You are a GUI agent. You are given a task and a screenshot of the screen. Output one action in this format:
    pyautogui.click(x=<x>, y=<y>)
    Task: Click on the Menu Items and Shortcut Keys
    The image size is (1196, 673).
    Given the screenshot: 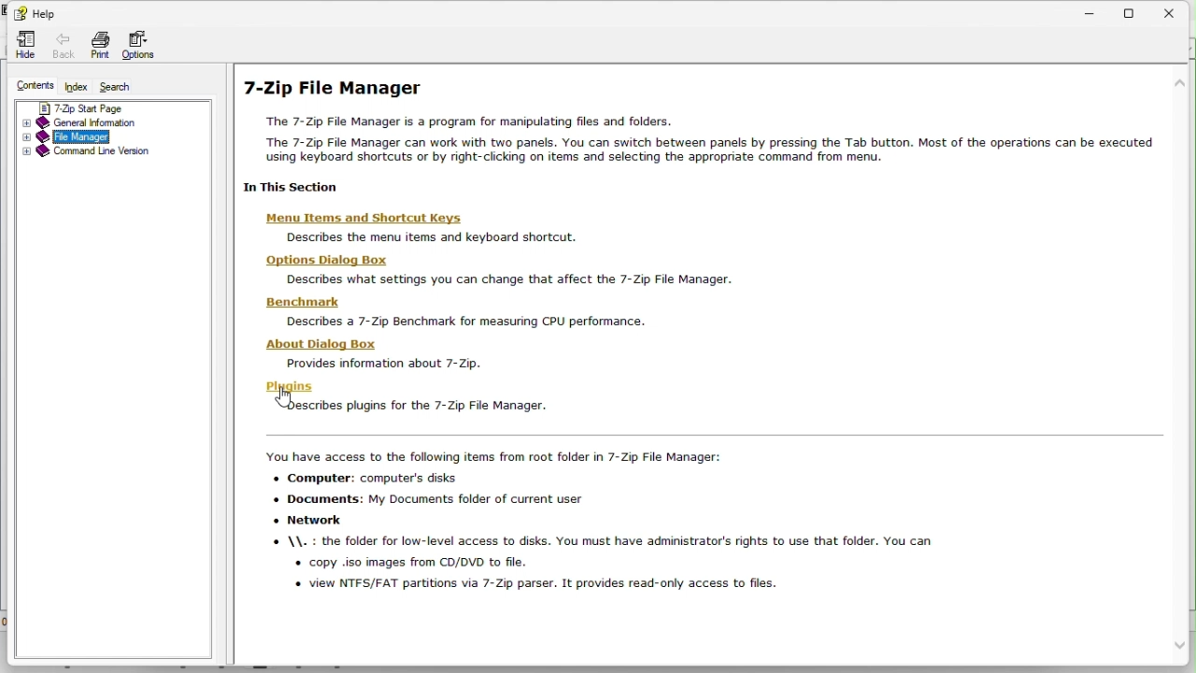 What is the action you would take?
    pyautogui.click(x=373, y=218)
    